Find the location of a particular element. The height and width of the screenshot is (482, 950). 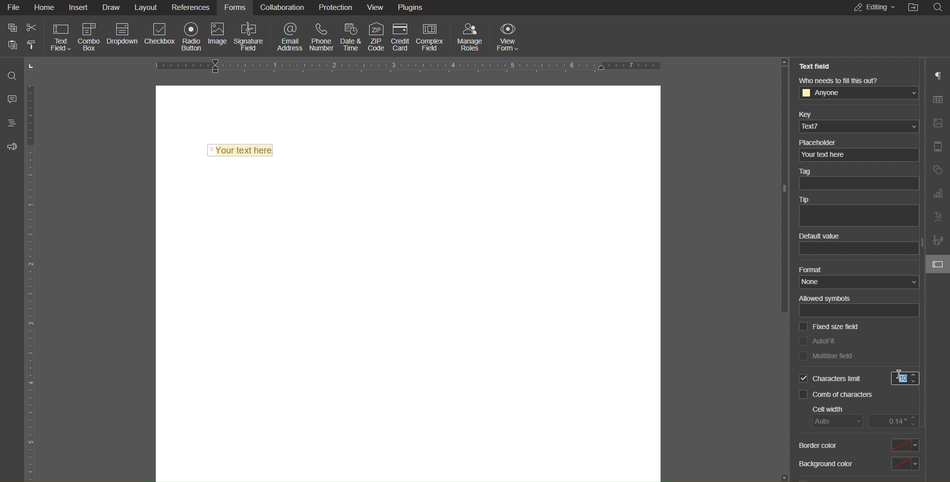

Shape Settings is located at coordinates (938, 169).